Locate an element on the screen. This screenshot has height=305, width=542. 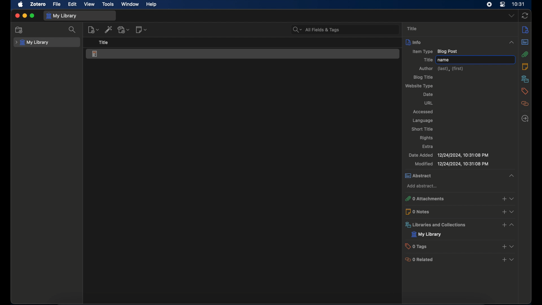
date added is located at coordinates (448, 155).